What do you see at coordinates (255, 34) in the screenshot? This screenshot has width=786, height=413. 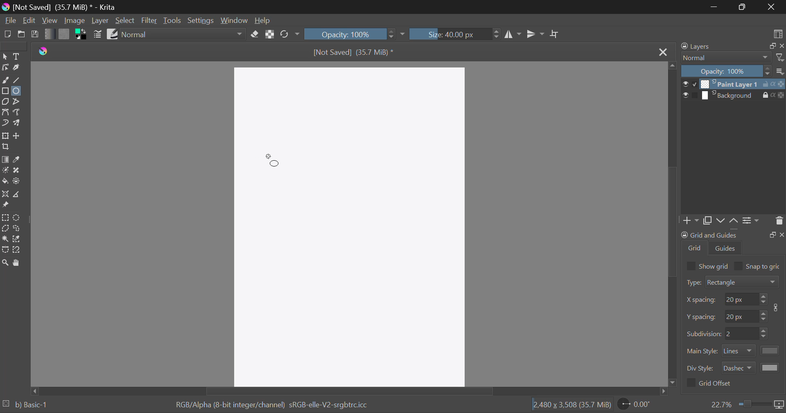 I see `Eraser` at bounding box center [255, 34].